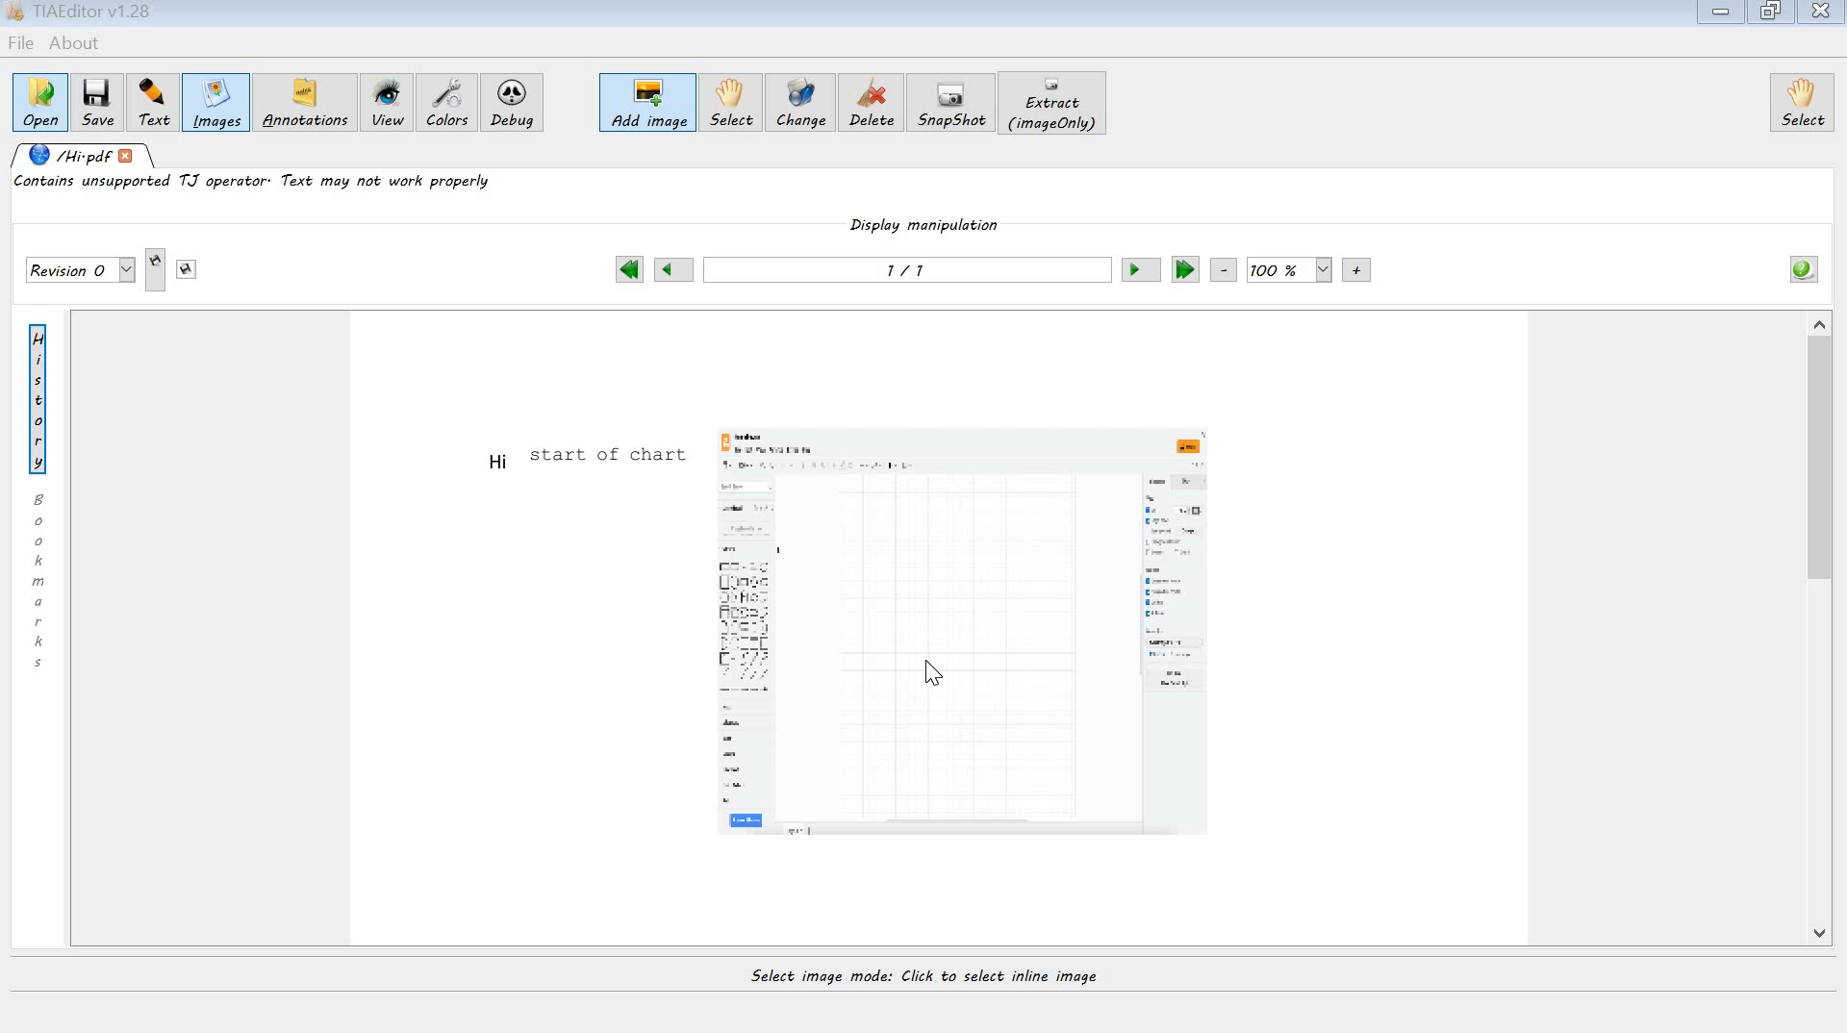 The width and height of the screenshot is (1847, 1033). Describe the element at coordinates (963, 637) in the screenshot. I see `Image` at that location.